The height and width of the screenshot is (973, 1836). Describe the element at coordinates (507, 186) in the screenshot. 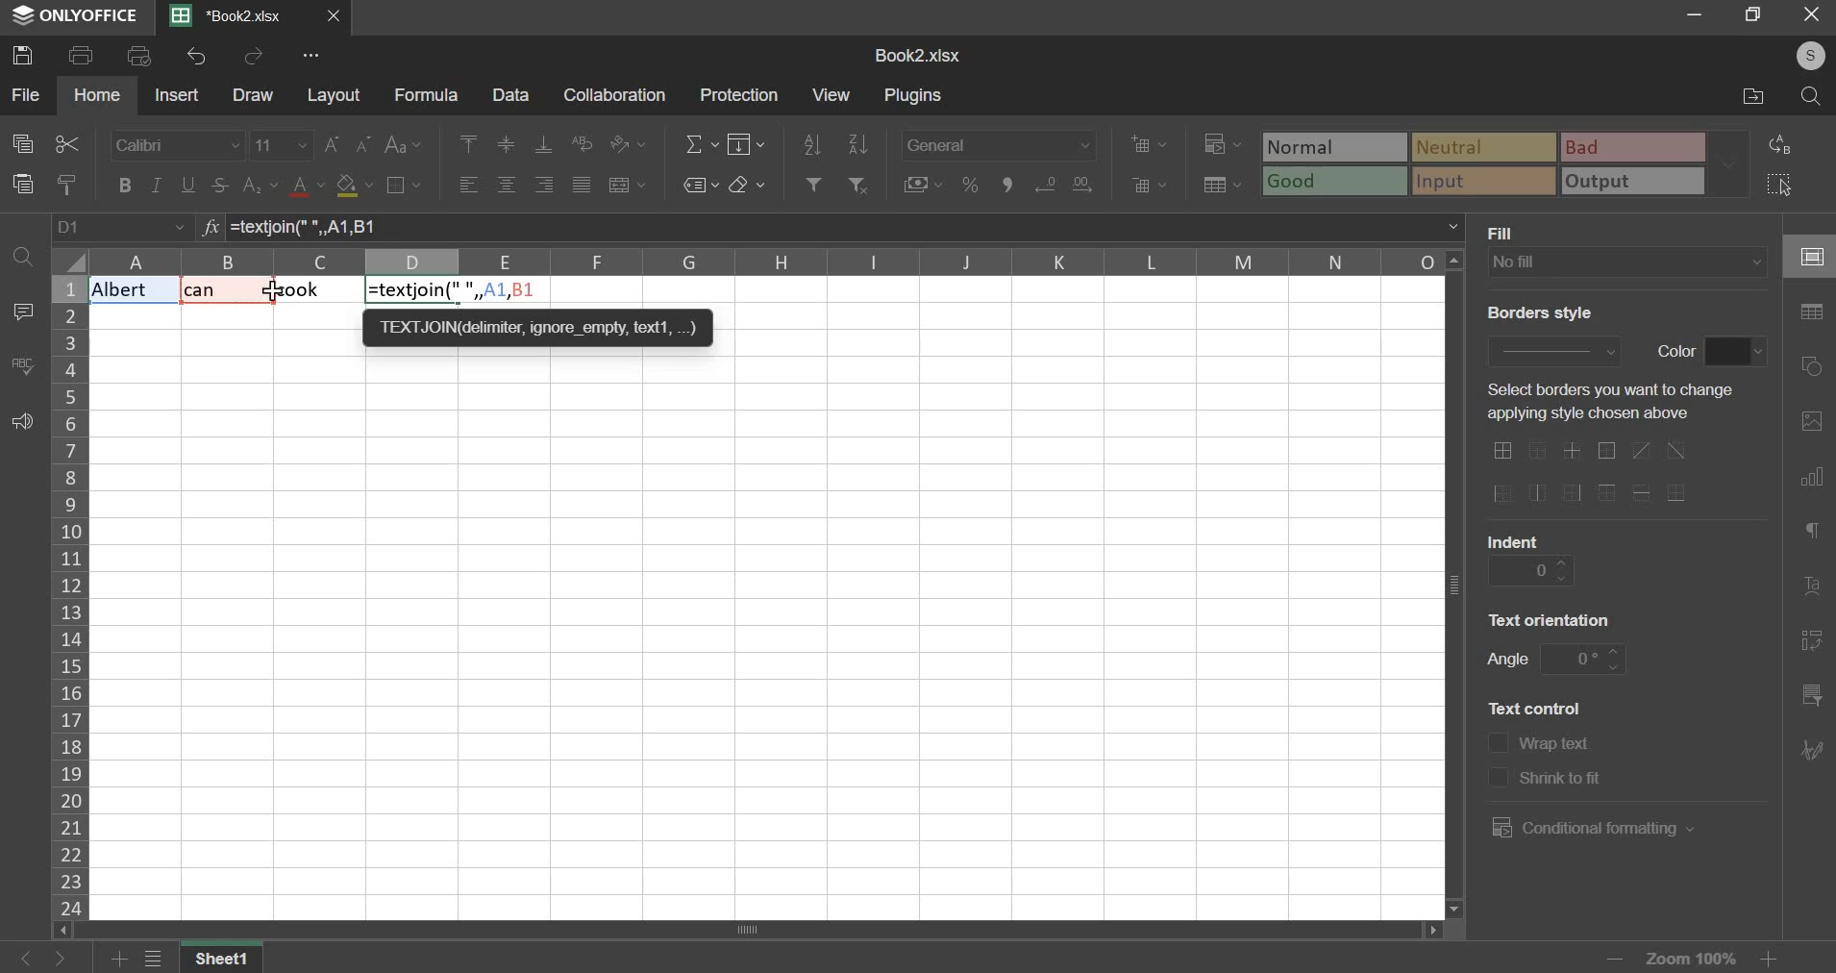

I see `align center` at that location.